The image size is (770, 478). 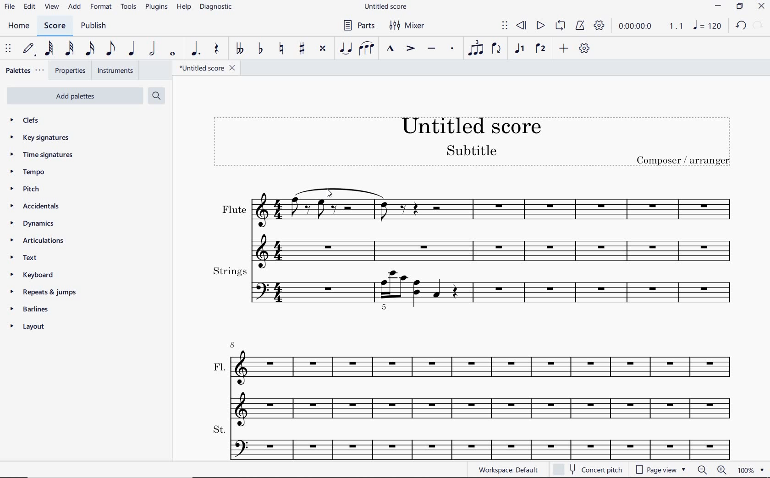 I want to click on close, so click(x=763, y=6).